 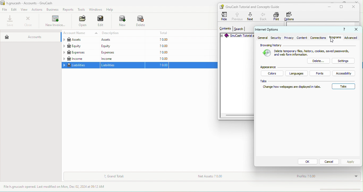 What do you see at coordinates (114, 177) in the screenshot?
I see `grand total` at bounding box center [114, 177].